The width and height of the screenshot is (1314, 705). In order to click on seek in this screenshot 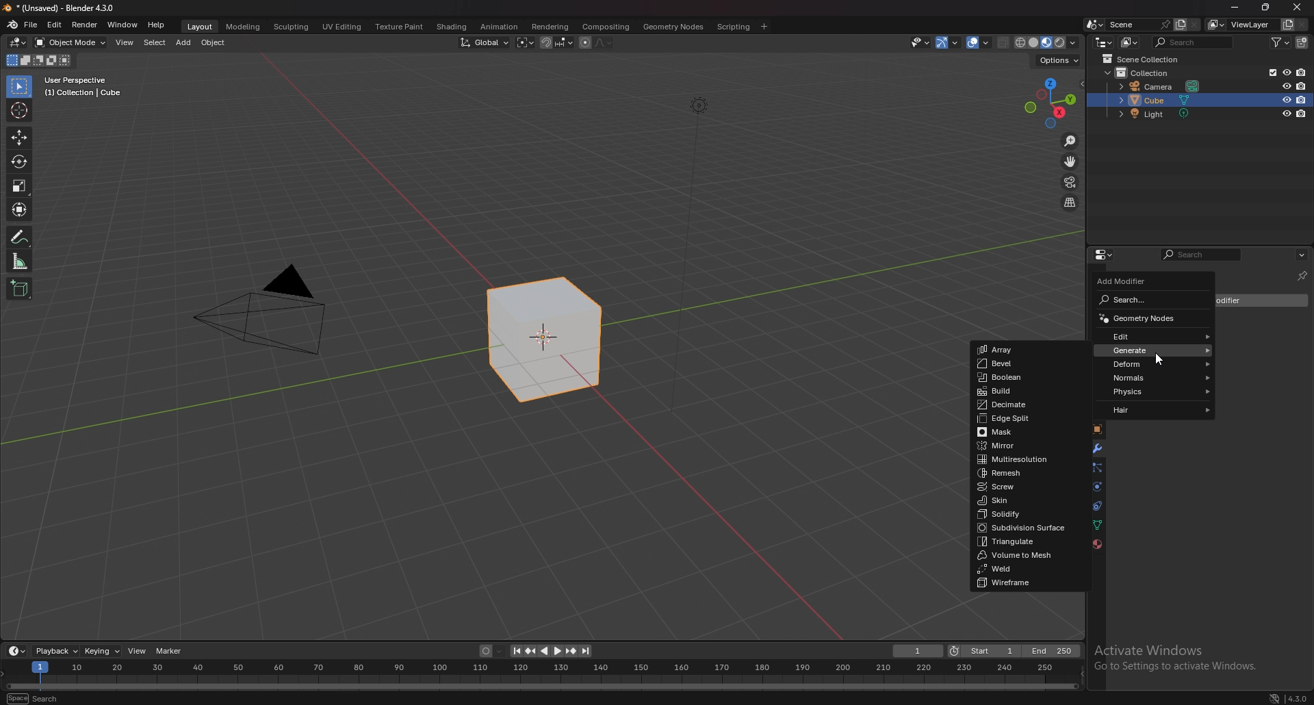, I will do `click(543, 676)`.